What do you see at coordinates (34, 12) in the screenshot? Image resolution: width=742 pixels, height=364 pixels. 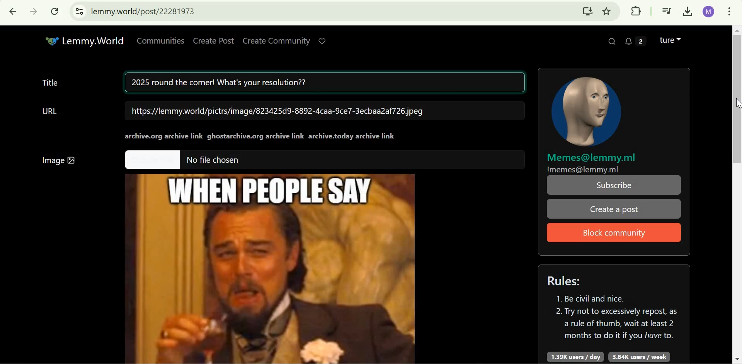 I see `Click to go forward, hold to see history` at bounding box center [34, 12].